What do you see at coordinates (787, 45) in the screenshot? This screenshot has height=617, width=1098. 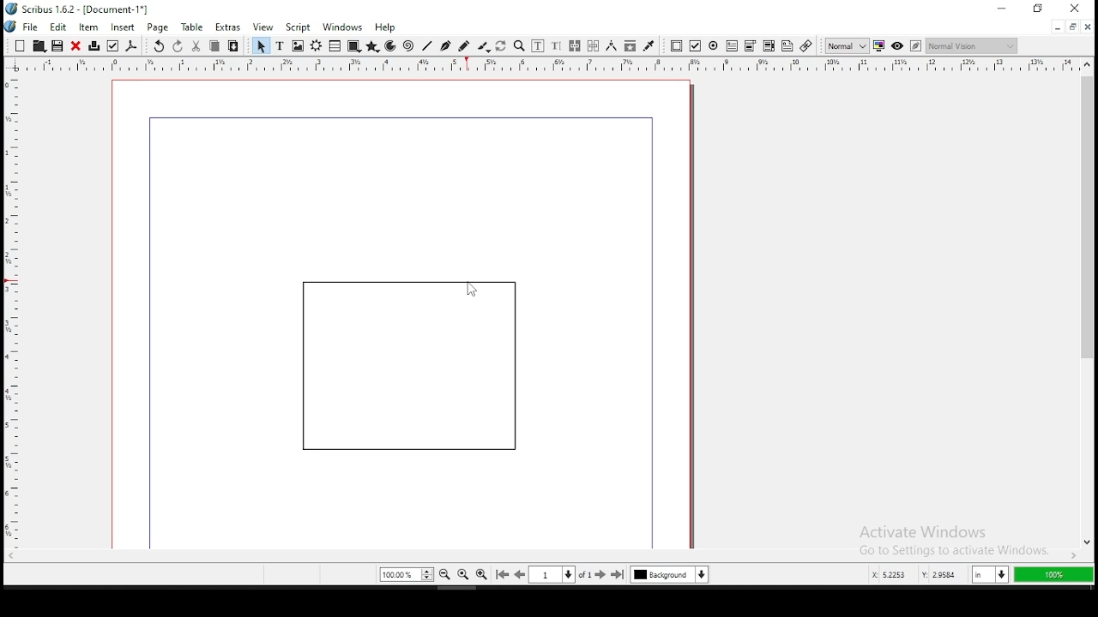 I see `text annotation` at bounding box center [787, 45].